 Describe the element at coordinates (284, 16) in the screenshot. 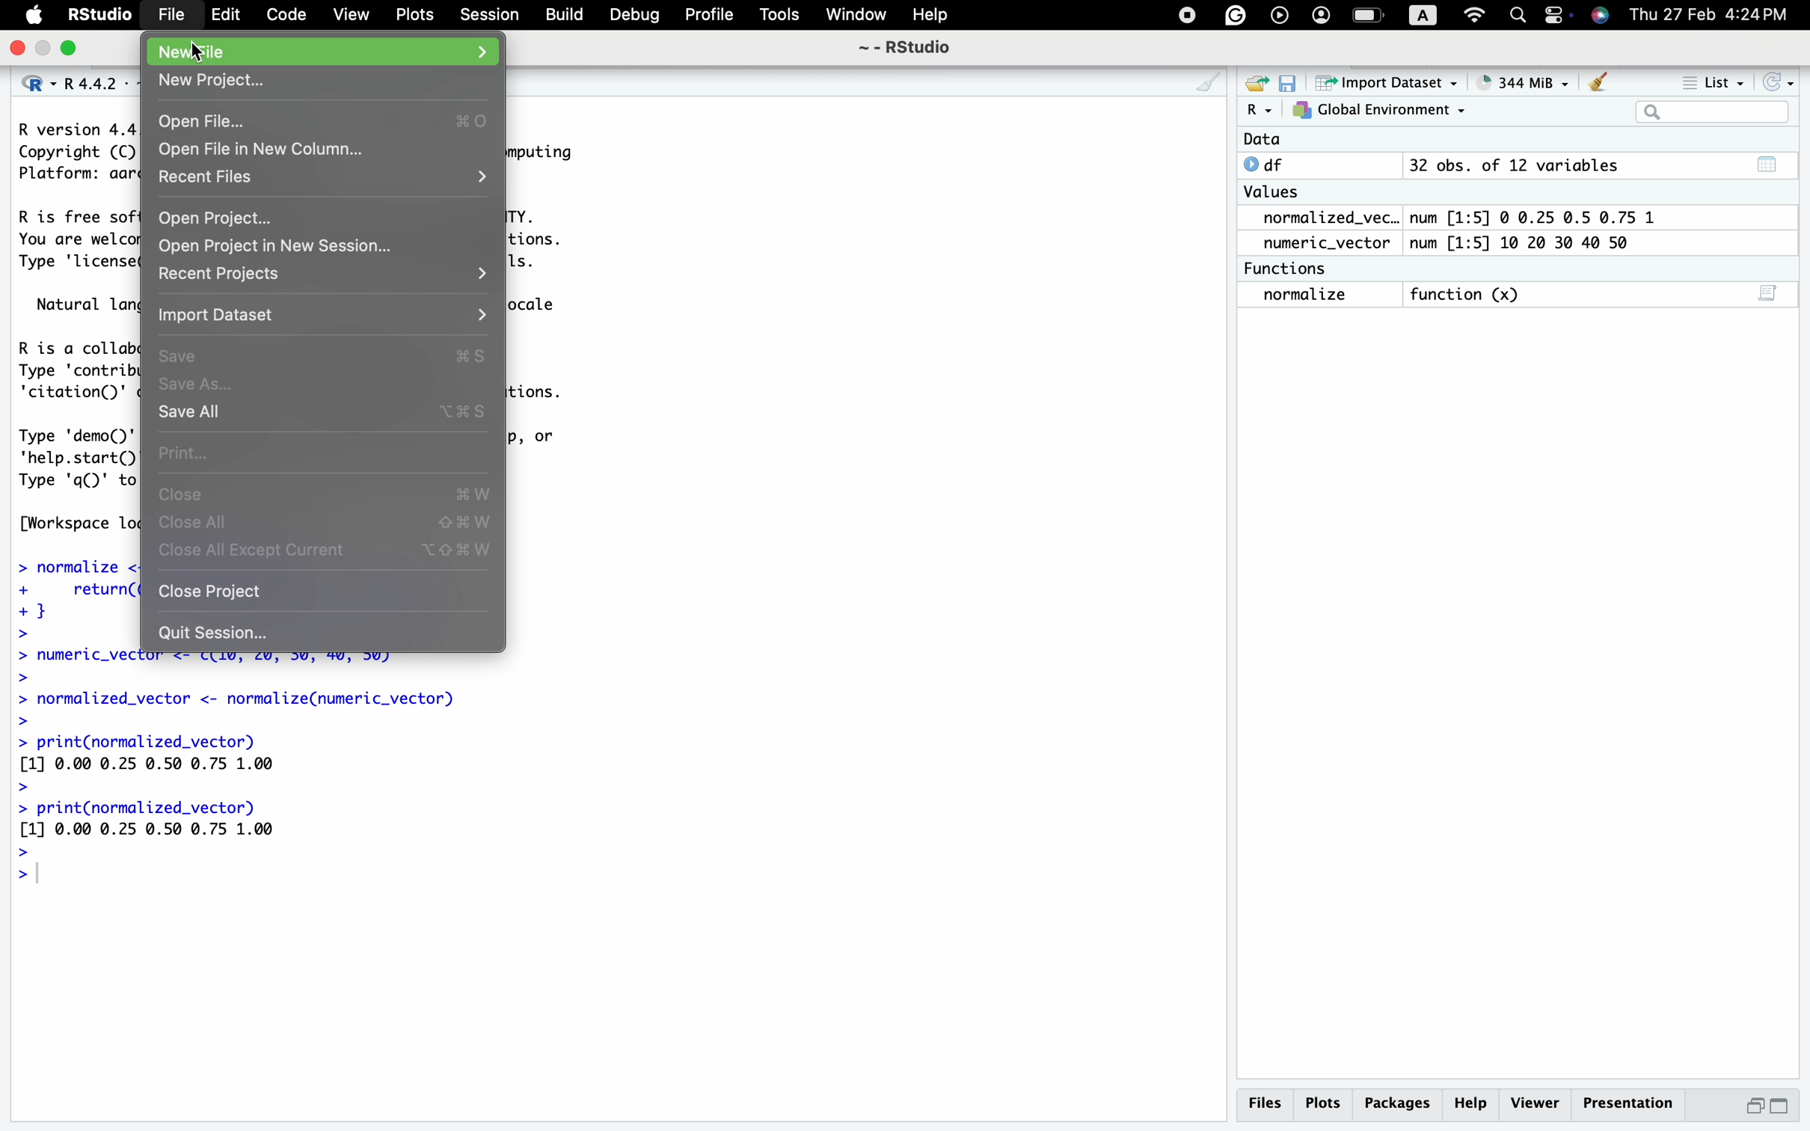

I see `Code` at that location.